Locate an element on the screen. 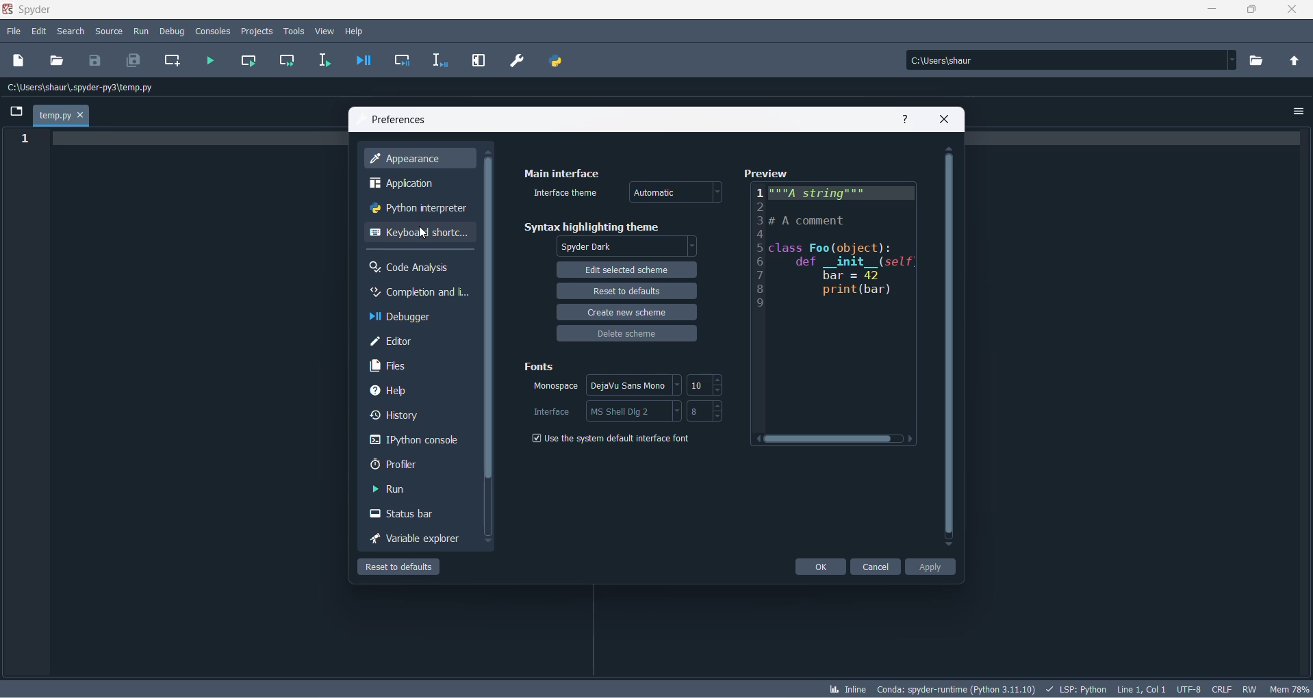  spyder application name is located at coordinates (29, 10).